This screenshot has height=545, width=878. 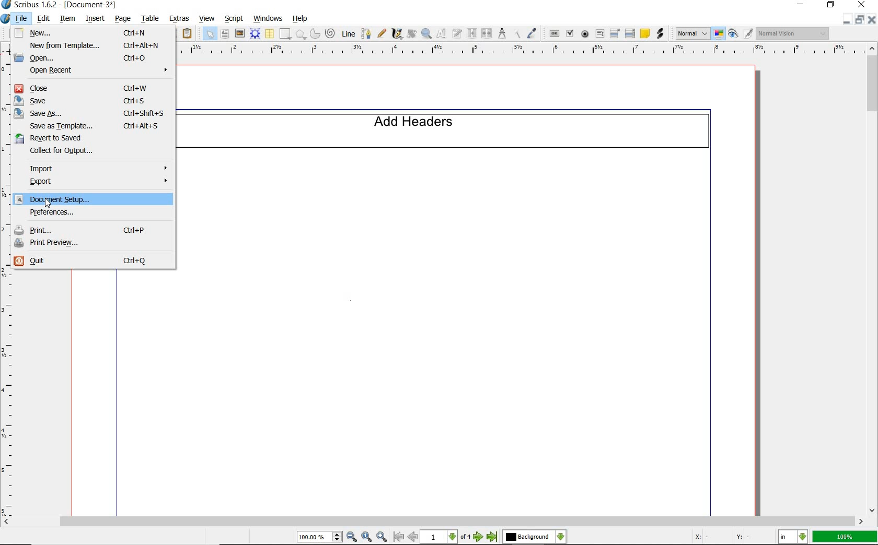 What do you see at coordinates (492, 537) in the screenshot?
I see `go to last page` at bounding box center [492, 537].